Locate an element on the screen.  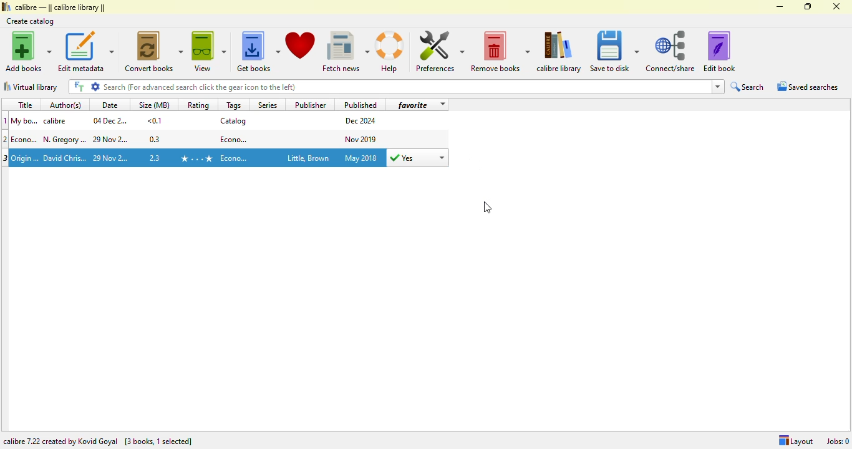
catalog is located at coordinates (233, 120).